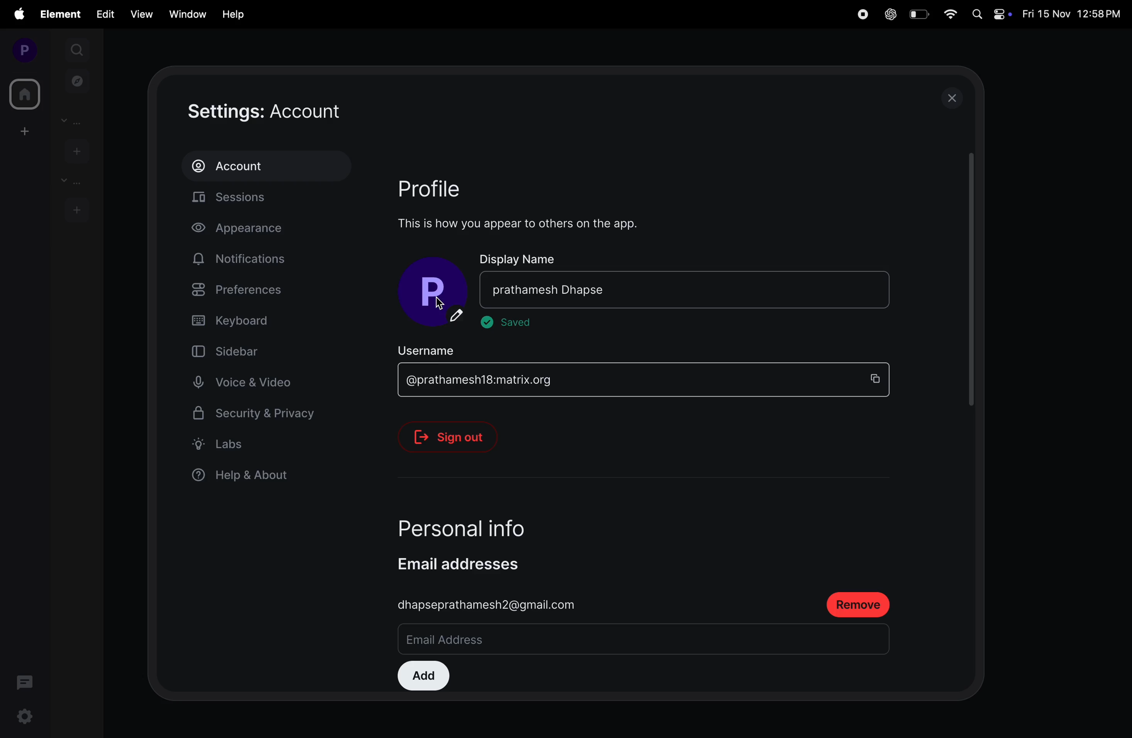 The width and height of the screenshot is (1132, 738). I want to click on security and privacy, so click(255, 417).